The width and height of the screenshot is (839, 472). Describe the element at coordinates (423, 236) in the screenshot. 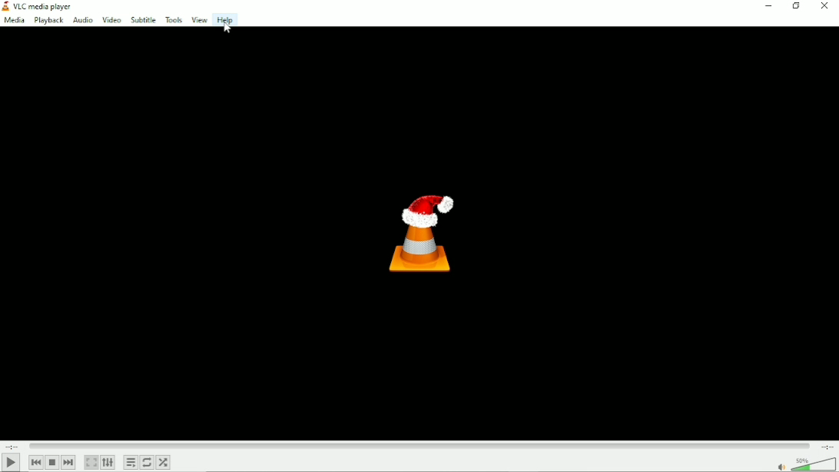

I see `Logo` at that location.